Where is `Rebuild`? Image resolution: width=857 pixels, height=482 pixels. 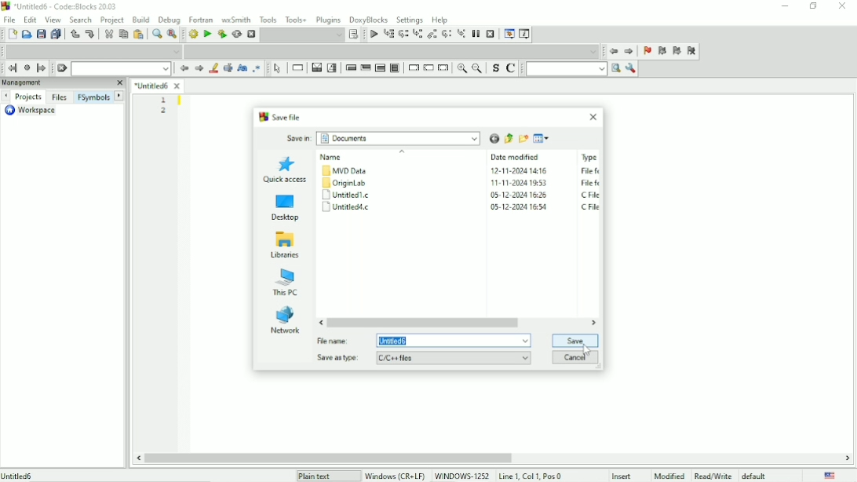 Rebuild is located at coordinates (237, 35).